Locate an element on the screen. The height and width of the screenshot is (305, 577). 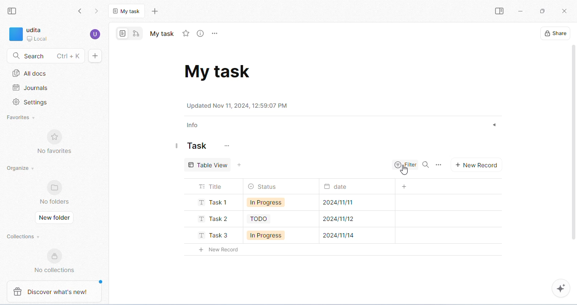
table view is located at coordinates (209, 164).